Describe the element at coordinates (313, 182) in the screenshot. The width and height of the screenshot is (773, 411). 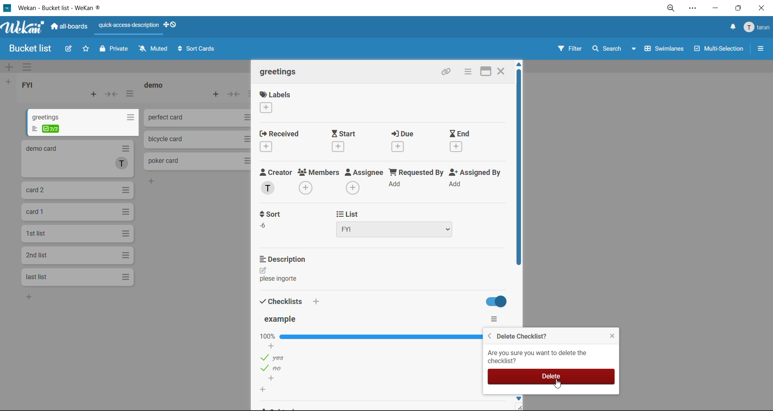
I see `members` at that location.